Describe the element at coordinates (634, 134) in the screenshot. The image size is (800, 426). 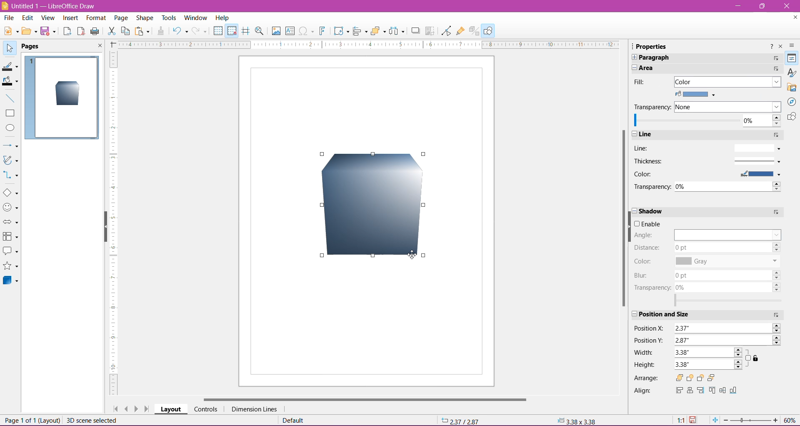
I see `Expand/Close` at that location.